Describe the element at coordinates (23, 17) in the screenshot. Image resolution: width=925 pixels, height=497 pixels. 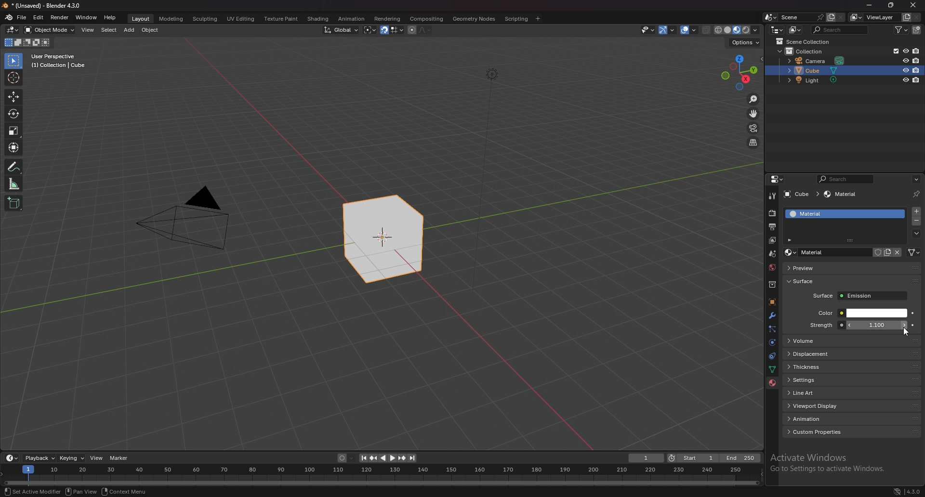
I see `file` at that location.